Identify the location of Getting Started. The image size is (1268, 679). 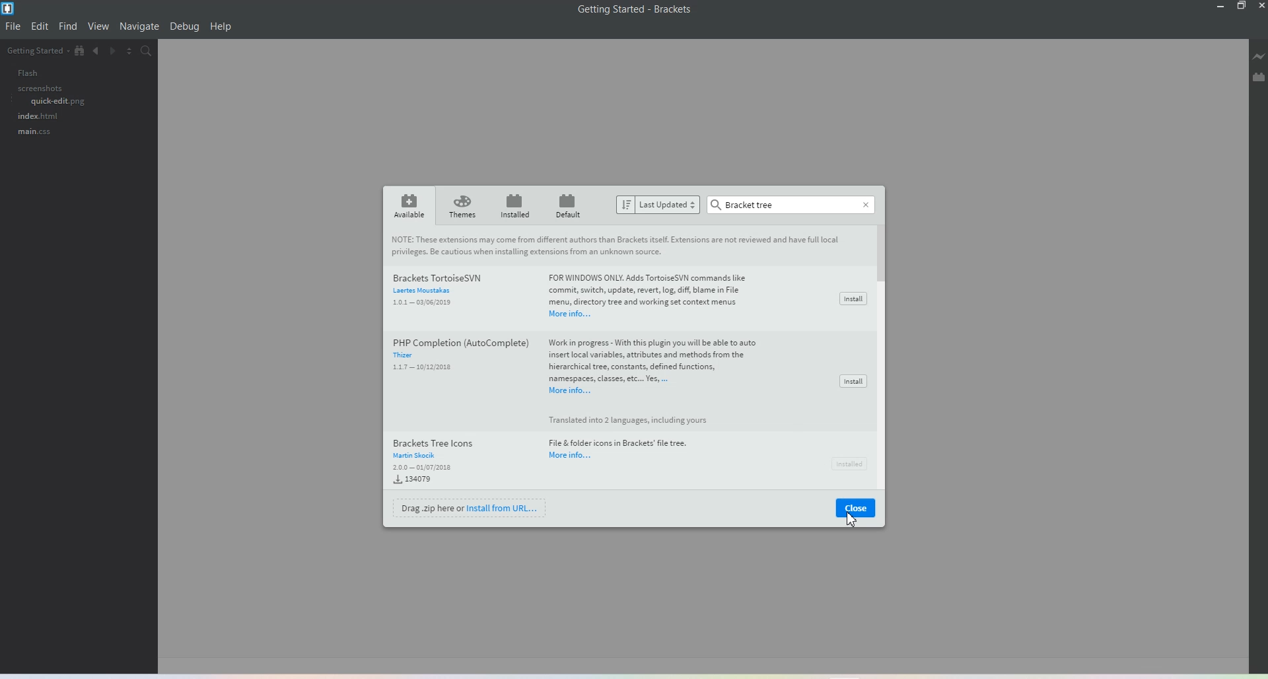
(36, 52).